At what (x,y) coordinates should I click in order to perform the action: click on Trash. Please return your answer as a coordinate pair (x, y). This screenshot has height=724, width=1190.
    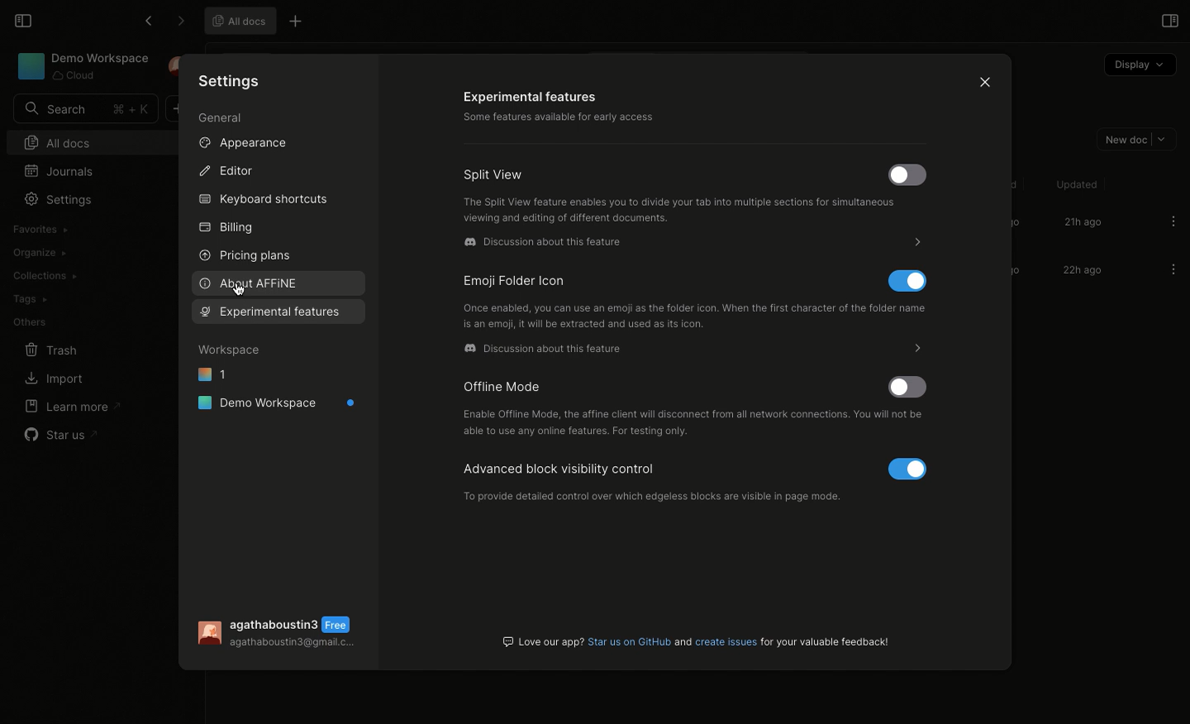
    Looking at the image, I should click on (51, 350).